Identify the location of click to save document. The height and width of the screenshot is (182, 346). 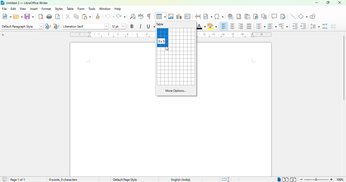
(5, 179).